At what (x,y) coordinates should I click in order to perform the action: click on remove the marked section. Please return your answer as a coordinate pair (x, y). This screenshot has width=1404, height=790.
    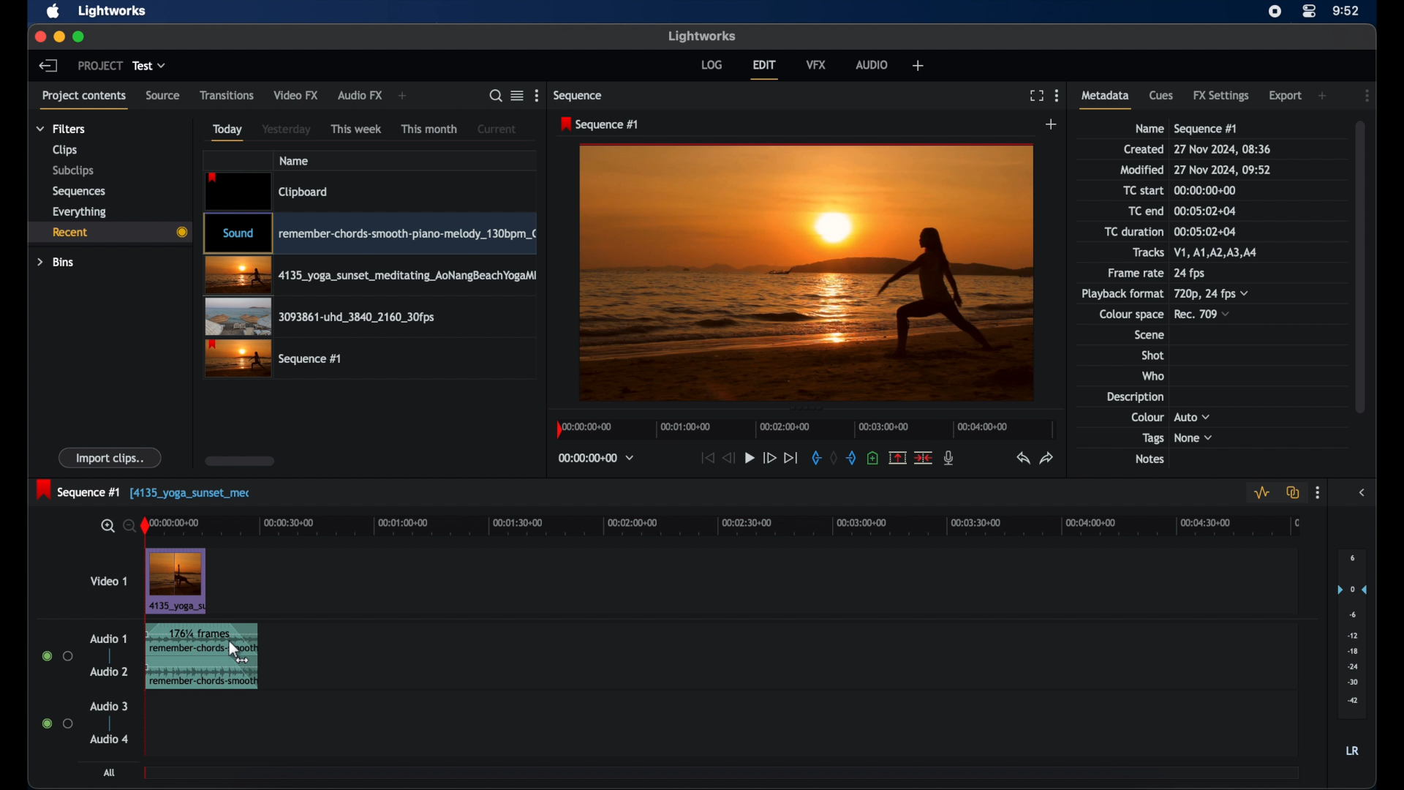
    Looking at the image, I should click on (898, 456).